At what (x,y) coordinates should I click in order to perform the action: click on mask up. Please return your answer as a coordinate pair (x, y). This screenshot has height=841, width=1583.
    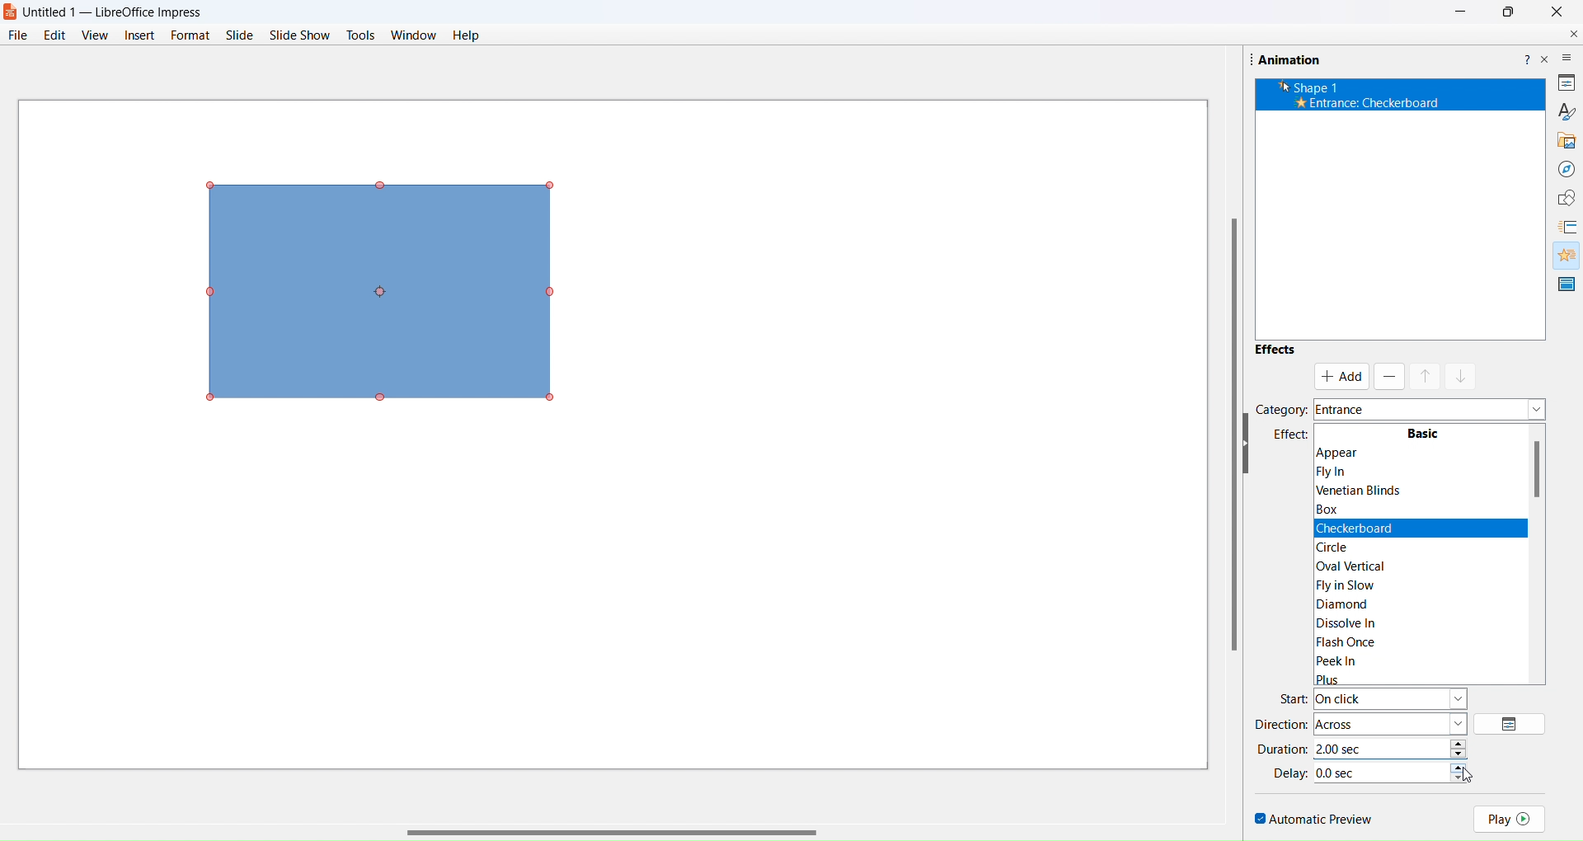
    Looking at the image, I should click on (1424, 375).